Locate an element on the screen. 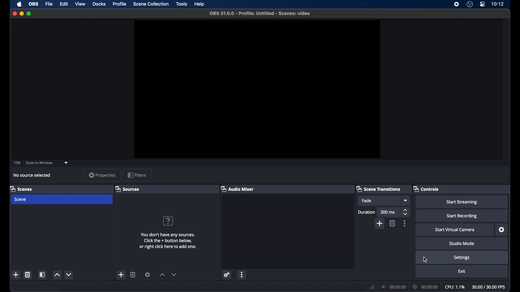 The image size is (520, 292). scale to window is located at coordinates (40, 162).